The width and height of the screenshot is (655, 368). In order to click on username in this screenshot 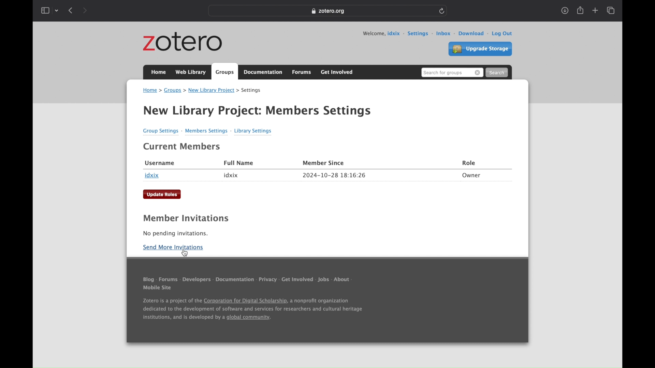, I will do `click(159, 163)`.